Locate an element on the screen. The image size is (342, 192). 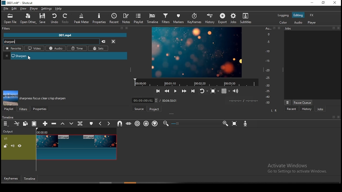
Output is located at coordinates (9, 131).